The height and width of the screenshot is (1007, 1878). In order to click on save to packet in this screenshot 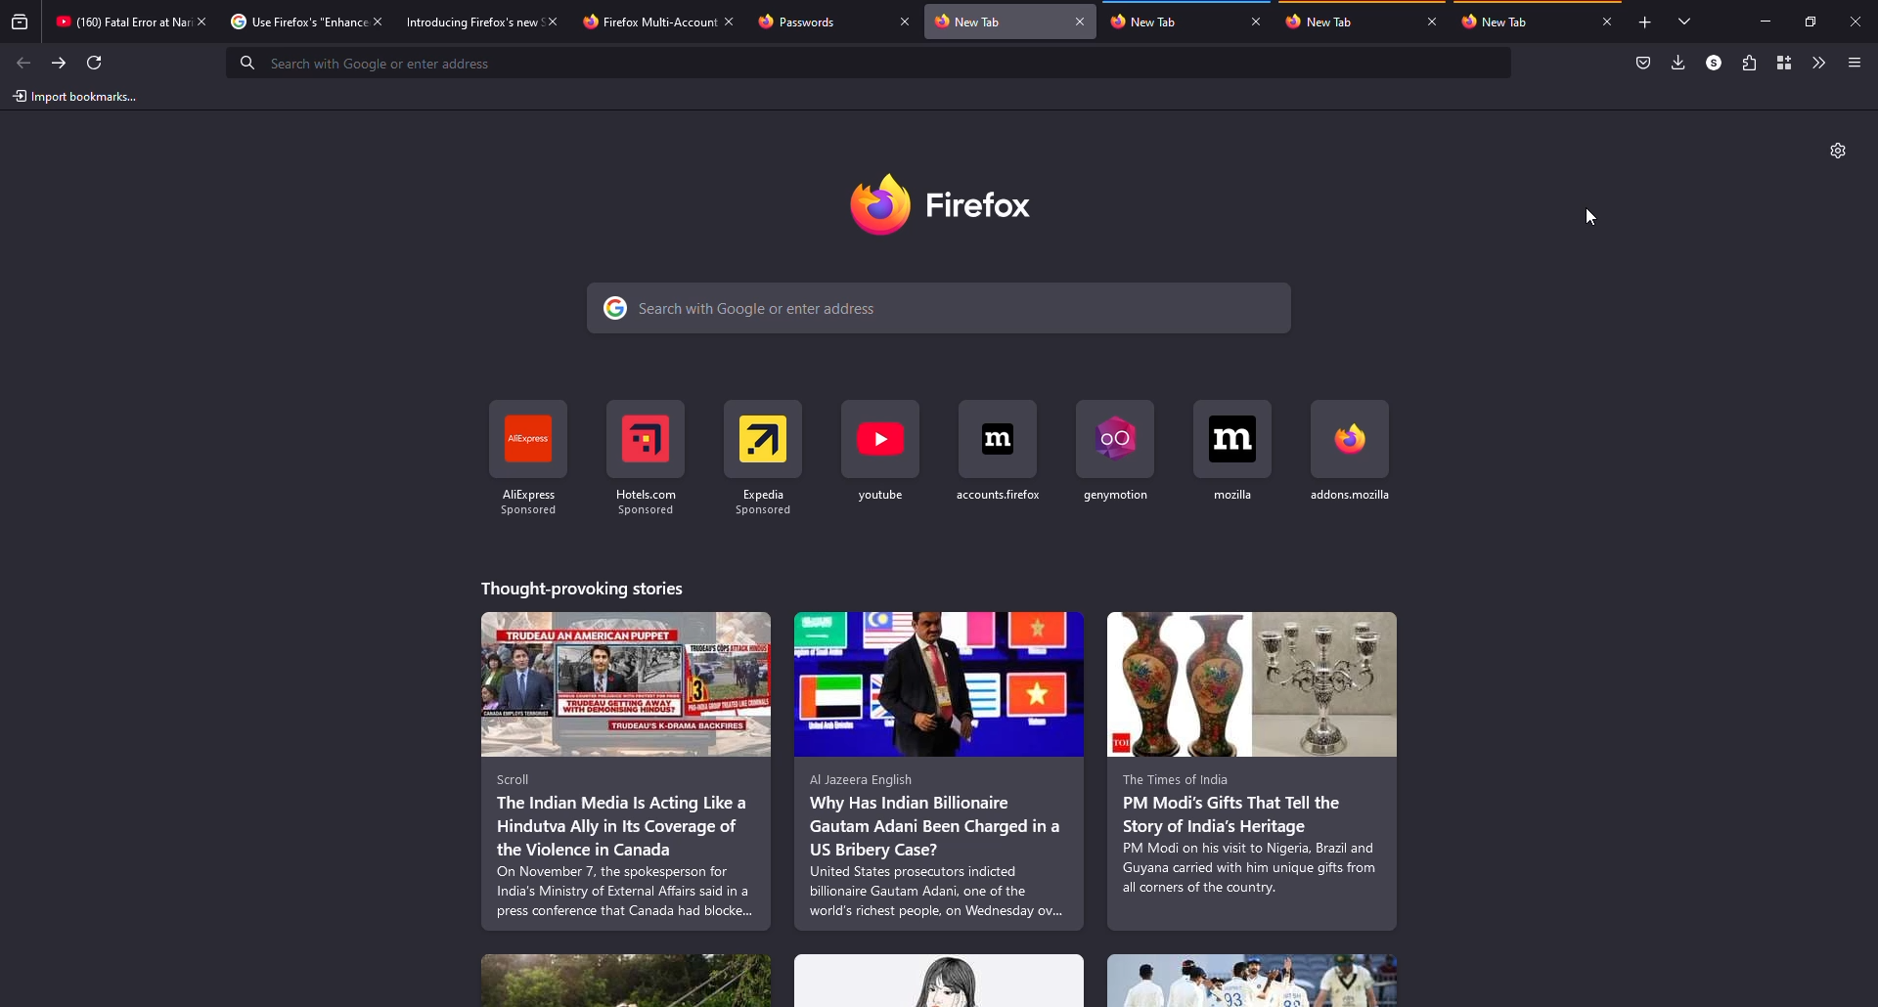, I will do `click(1640, 63)`.